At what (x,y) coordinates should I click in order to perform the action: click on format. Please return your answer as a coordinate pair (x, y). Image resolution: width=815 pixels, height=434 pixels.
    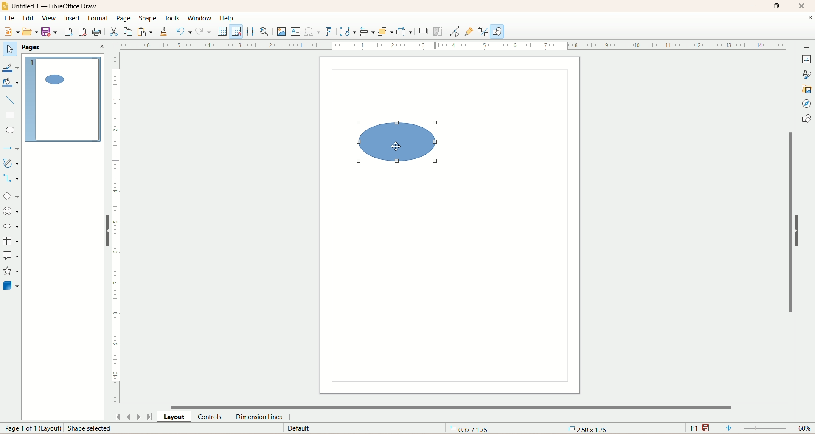
    Looking at the image, I should click on (100, 19).